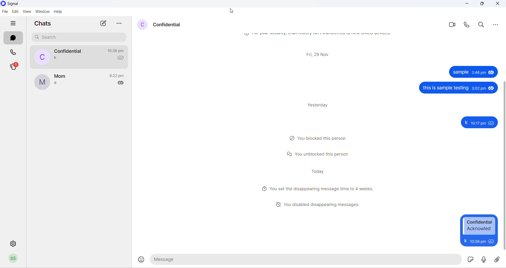  Describe the element at coordinates (318, 154) in the screenshot. I see `unblocked contact message` at that location.